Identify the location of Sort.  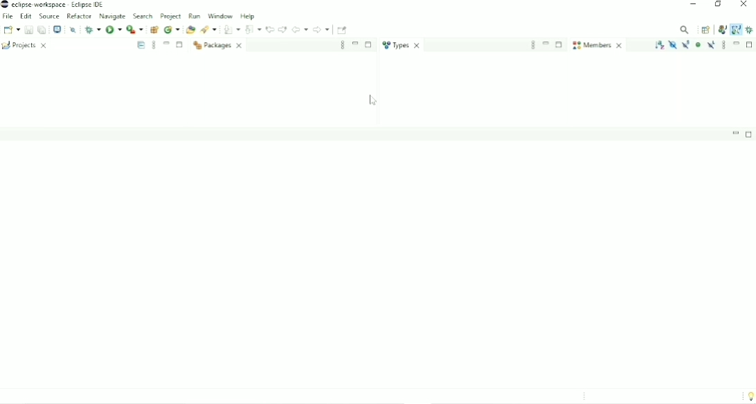
(659, 44).